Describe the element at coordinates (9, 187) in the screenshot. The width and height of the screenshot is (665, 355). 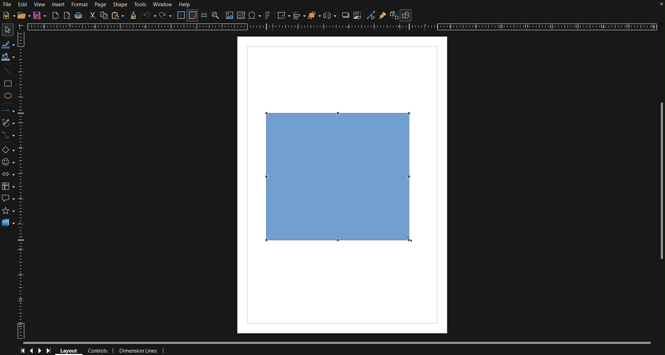
I see `Flowchart` at that location.